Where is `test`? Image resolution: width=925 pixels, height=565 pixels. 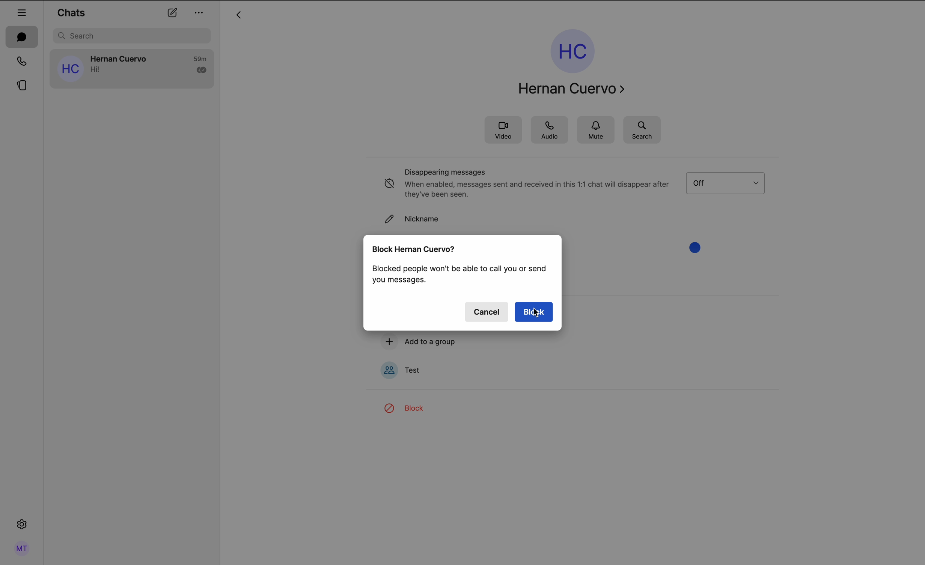
test is located at coordinates (401, 370).